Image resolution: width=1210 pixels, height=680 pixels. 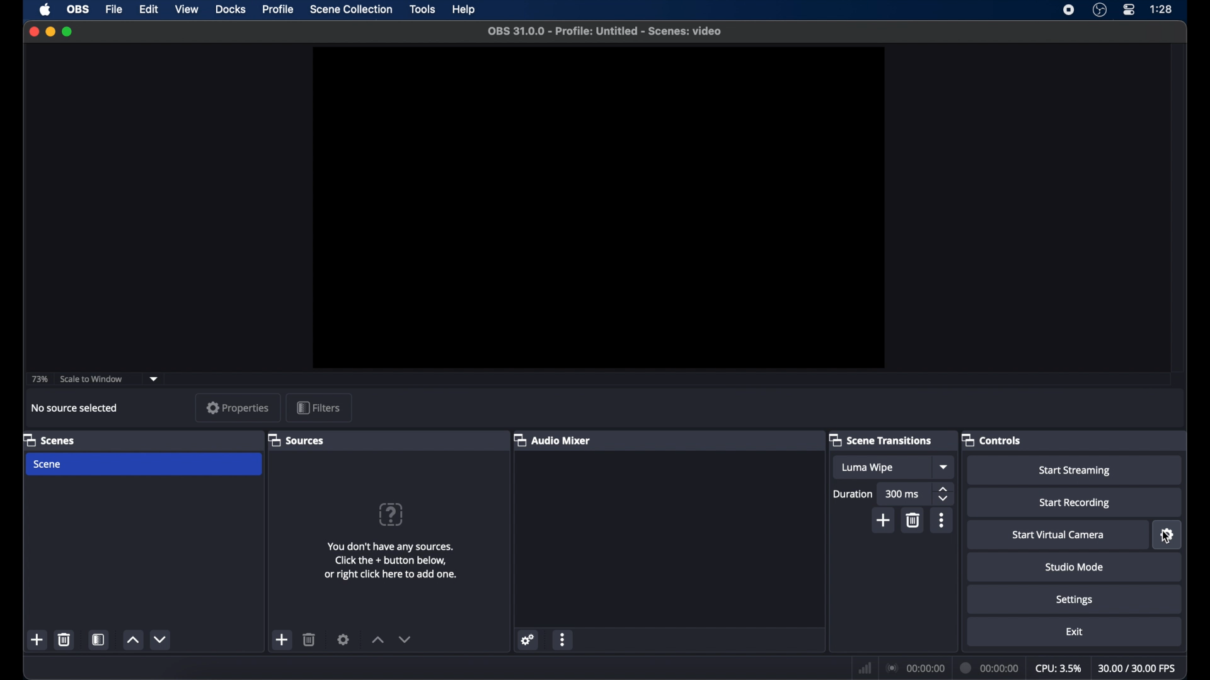 I want to click on file, so click(x=113, y=10).